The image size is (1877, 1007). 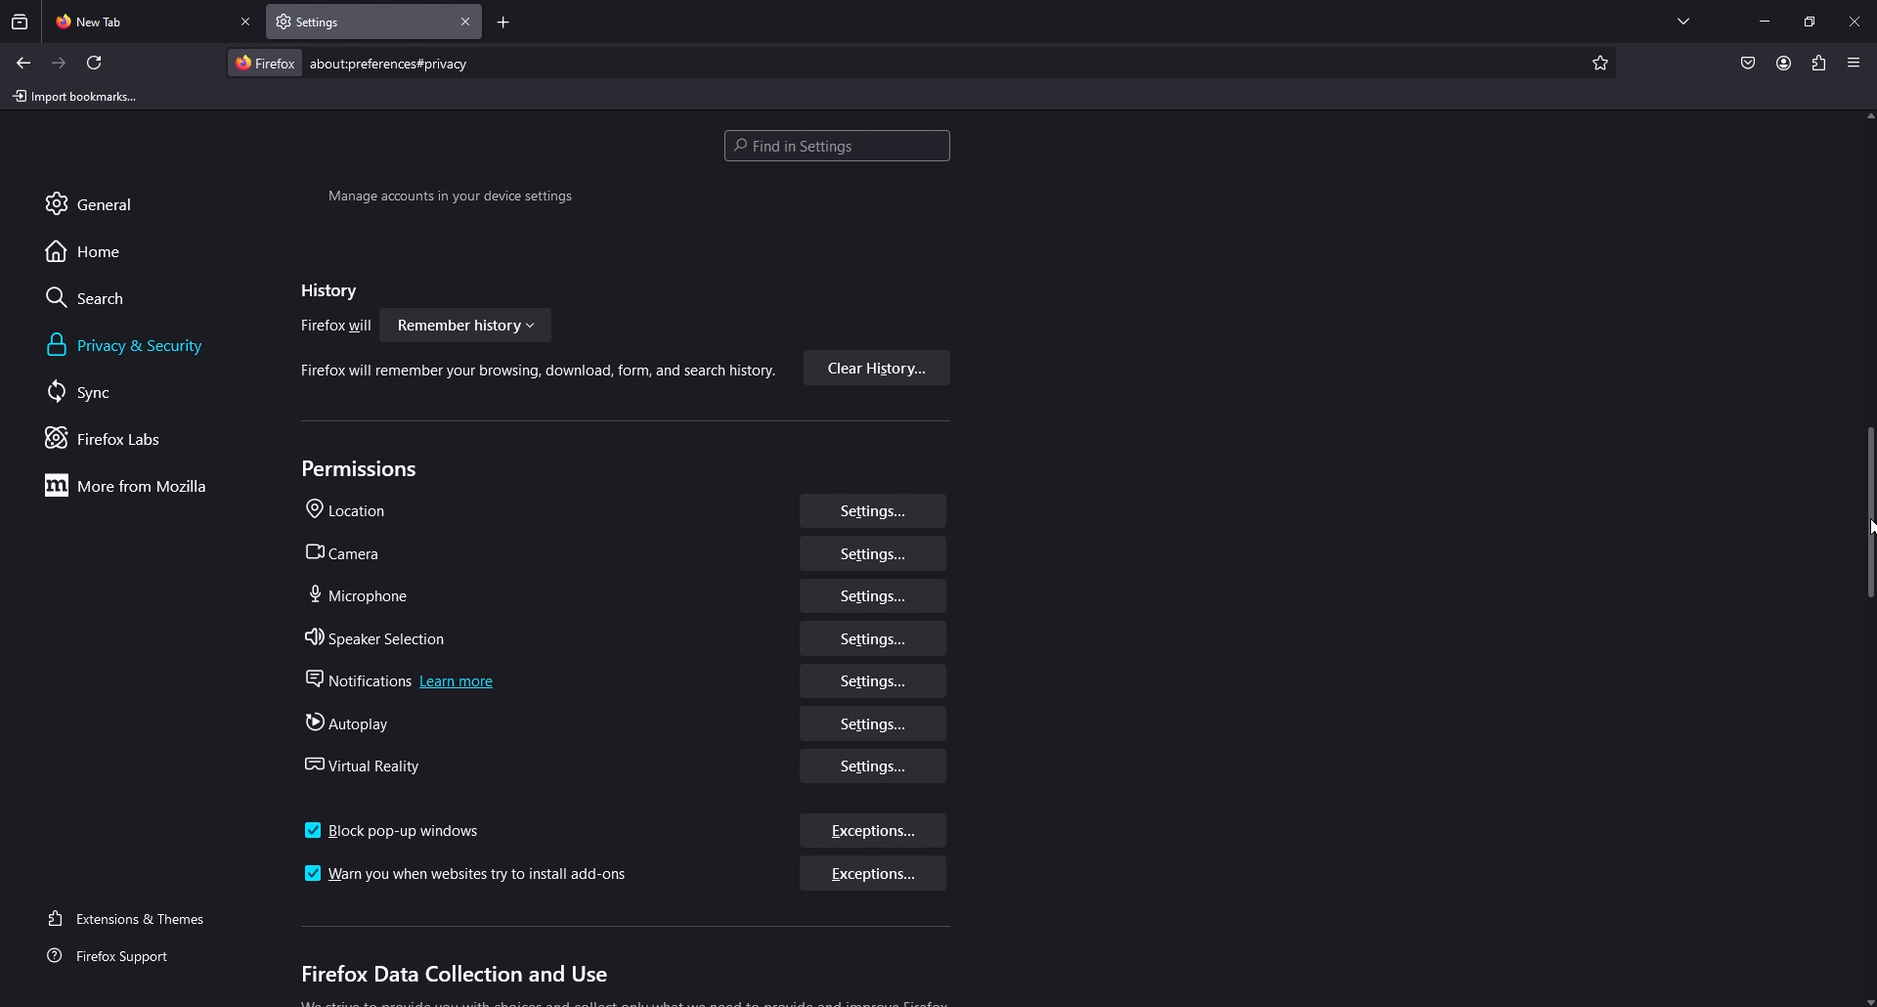 What do you see at coordinates (137, 485) in the screenshot?
I see `more from mozilla` at bounding box center [137, 485].